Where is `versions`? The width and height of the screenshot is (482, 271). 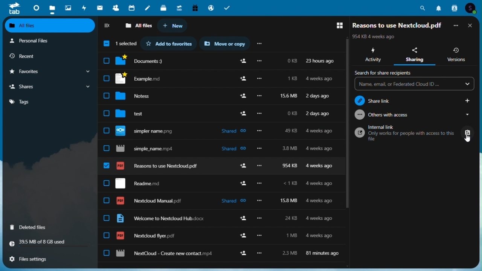 versions is located at coordinates (457, 54).